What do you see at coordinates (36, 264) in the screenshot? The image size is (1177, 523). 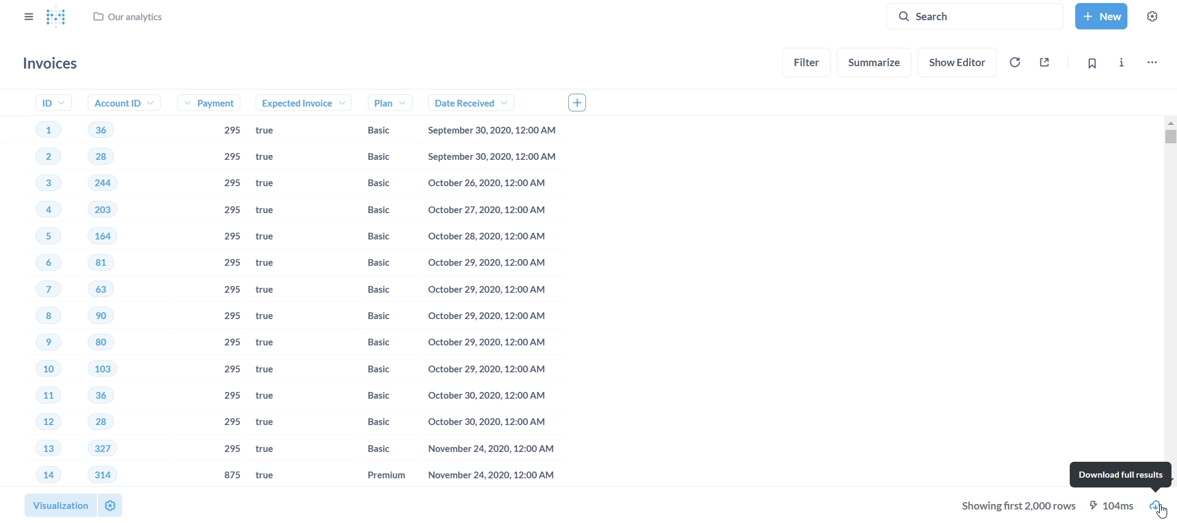 I see `6` at bounding box center [36, 264].